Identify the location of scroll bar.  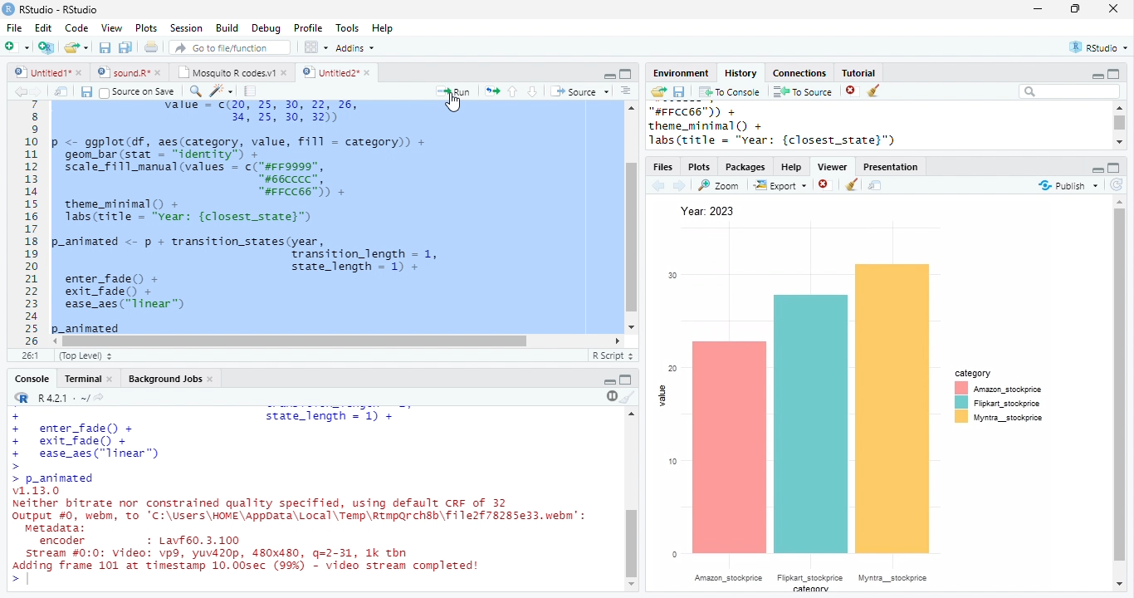
(632, 543).